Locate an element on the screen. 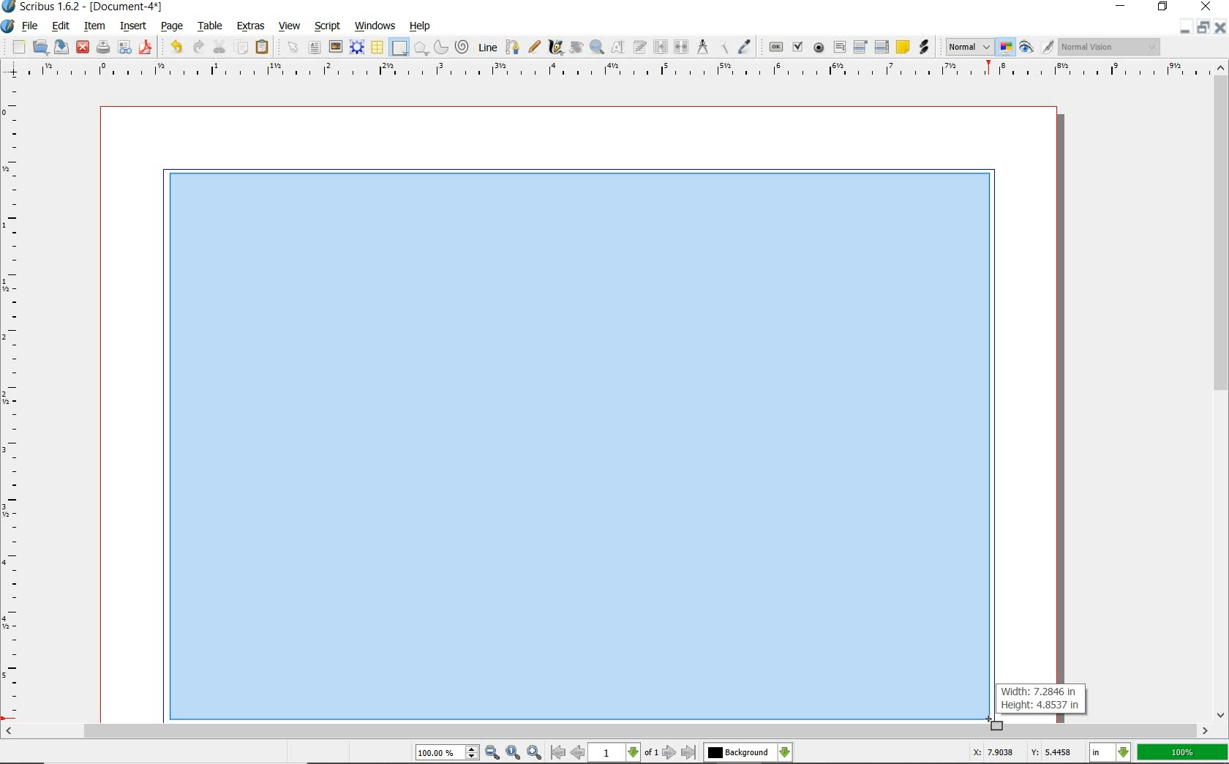 This screenshot has width=1229, height=764. ruler is located at coordinates (13, 402).